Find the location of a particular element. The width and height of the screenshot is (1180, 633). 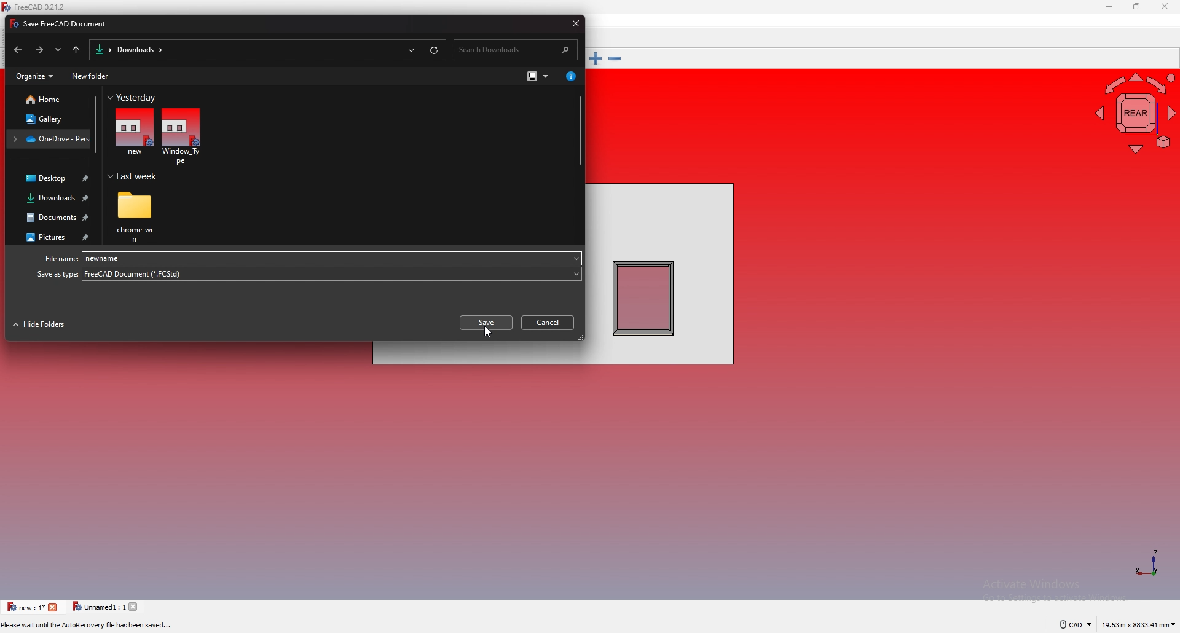

pictures is located at coordinates (50, 236).